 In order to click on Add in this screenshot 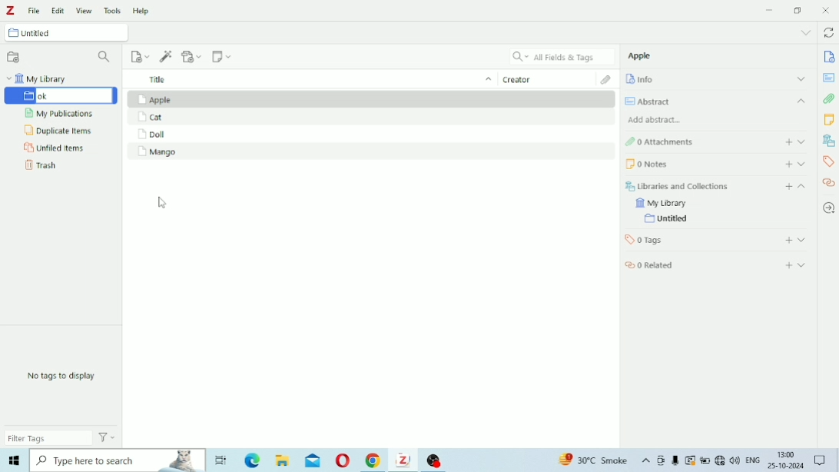, I will do `click(788, 142)`.